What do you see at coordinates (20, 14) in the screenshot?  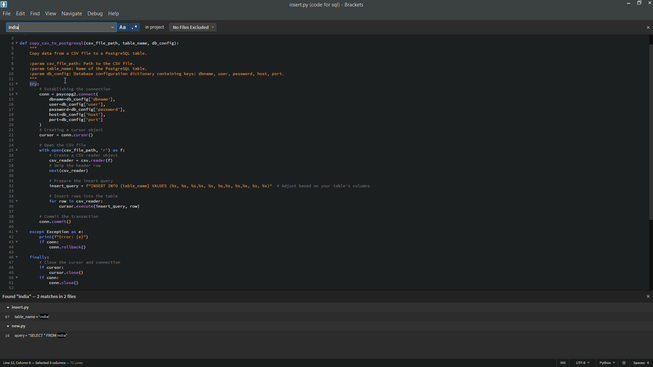 I see `edit menu` at bounding box center [20, 14].